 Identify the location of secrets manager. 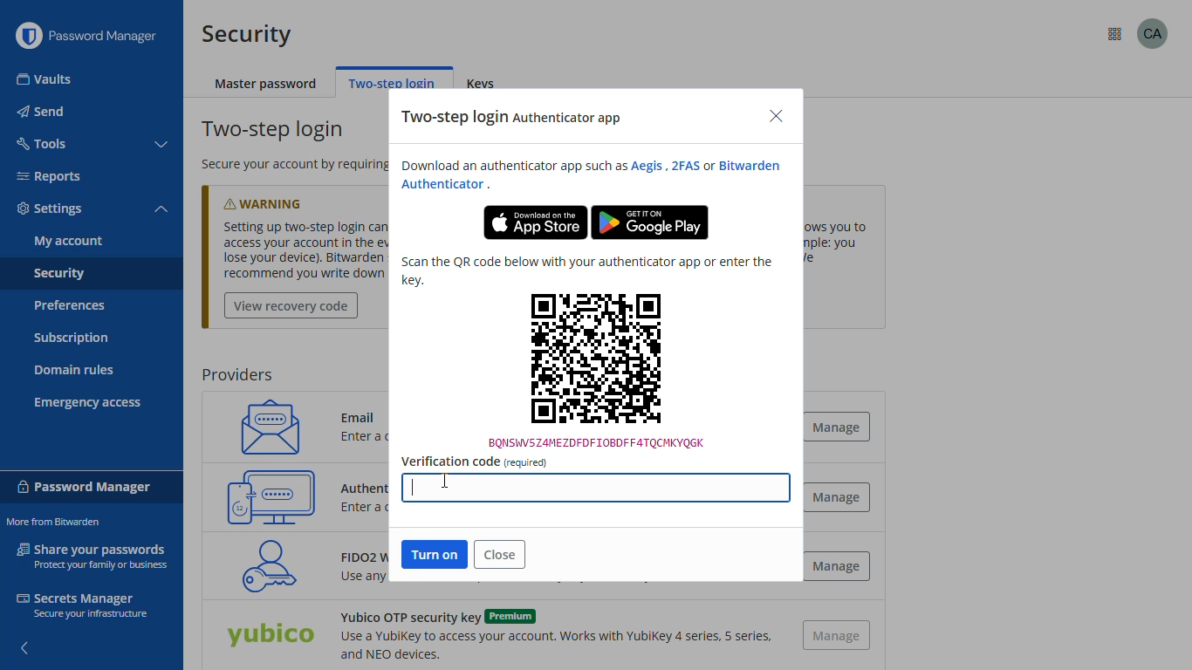
(81, 605).